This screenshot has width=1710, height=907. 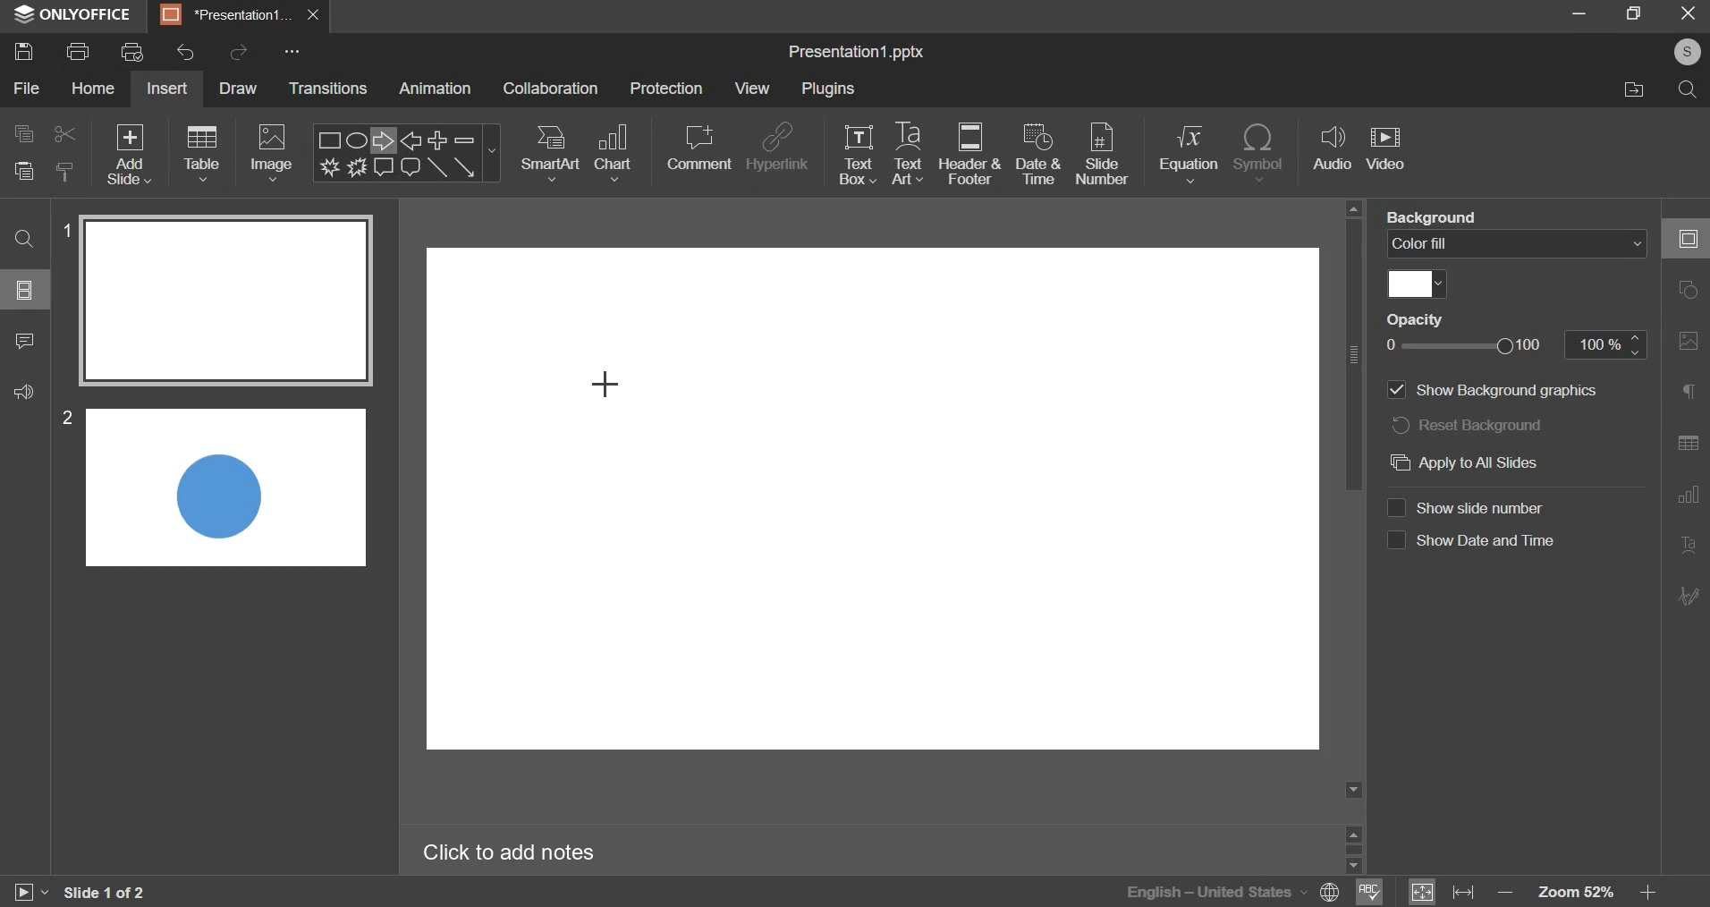 I want to click on paste, so click(x=25, y=170).